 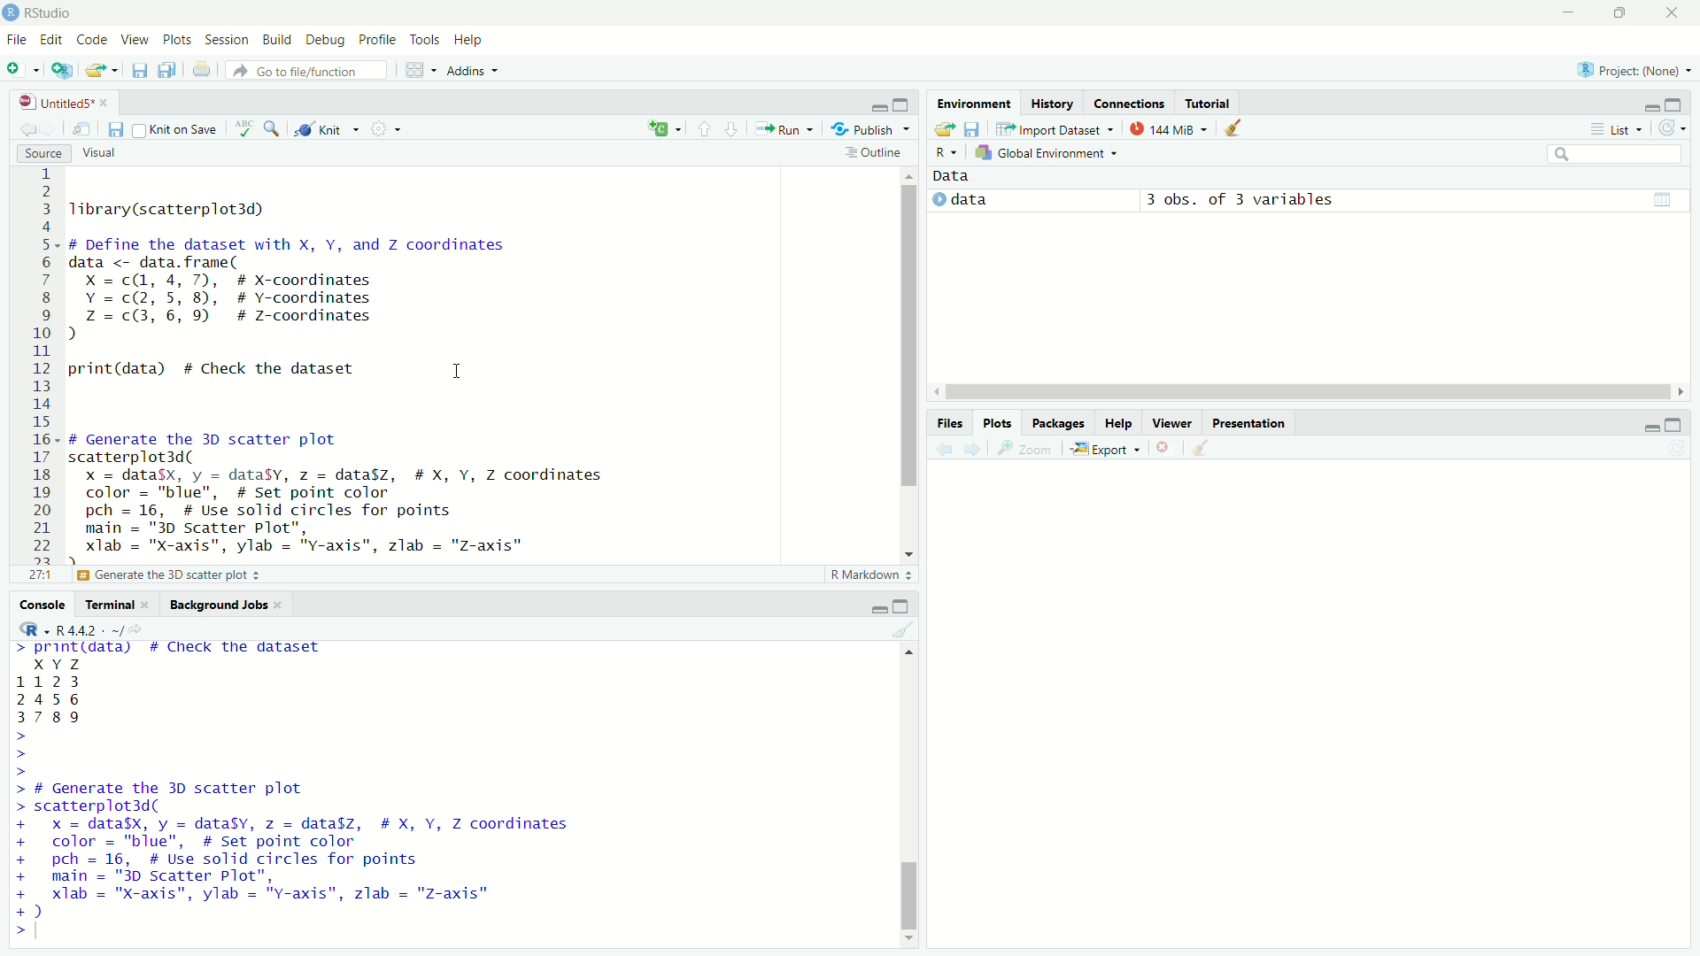 What do you see at coordinates (1234, 127) in the screenshot?
I see `clear object from the workspace` at bounding box center [1234, 127].